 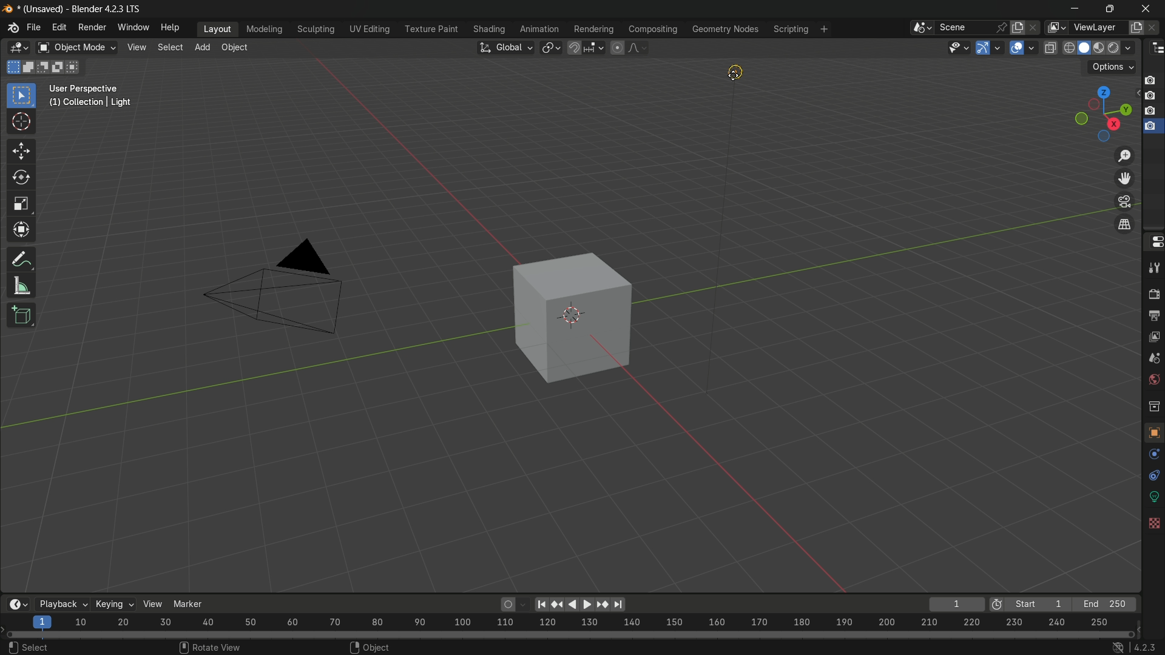 I want to click on zoom in/out, so click(x=1124, y=155).